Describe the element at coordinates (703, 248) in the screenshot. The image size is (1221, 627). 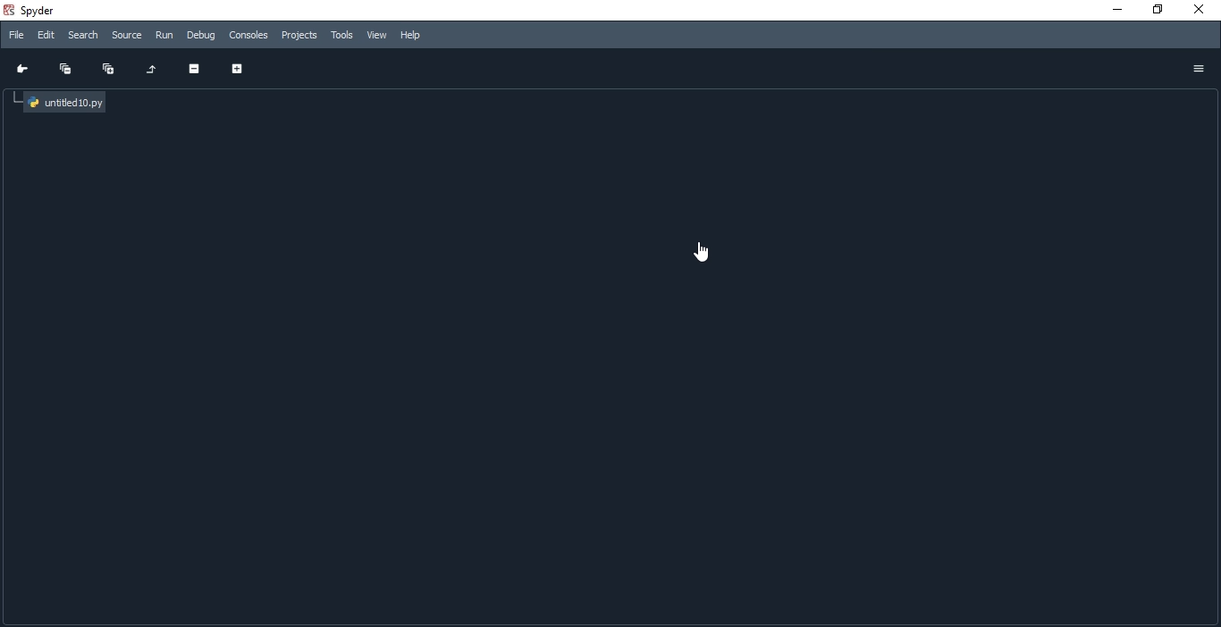
I see `cursor` at that location.